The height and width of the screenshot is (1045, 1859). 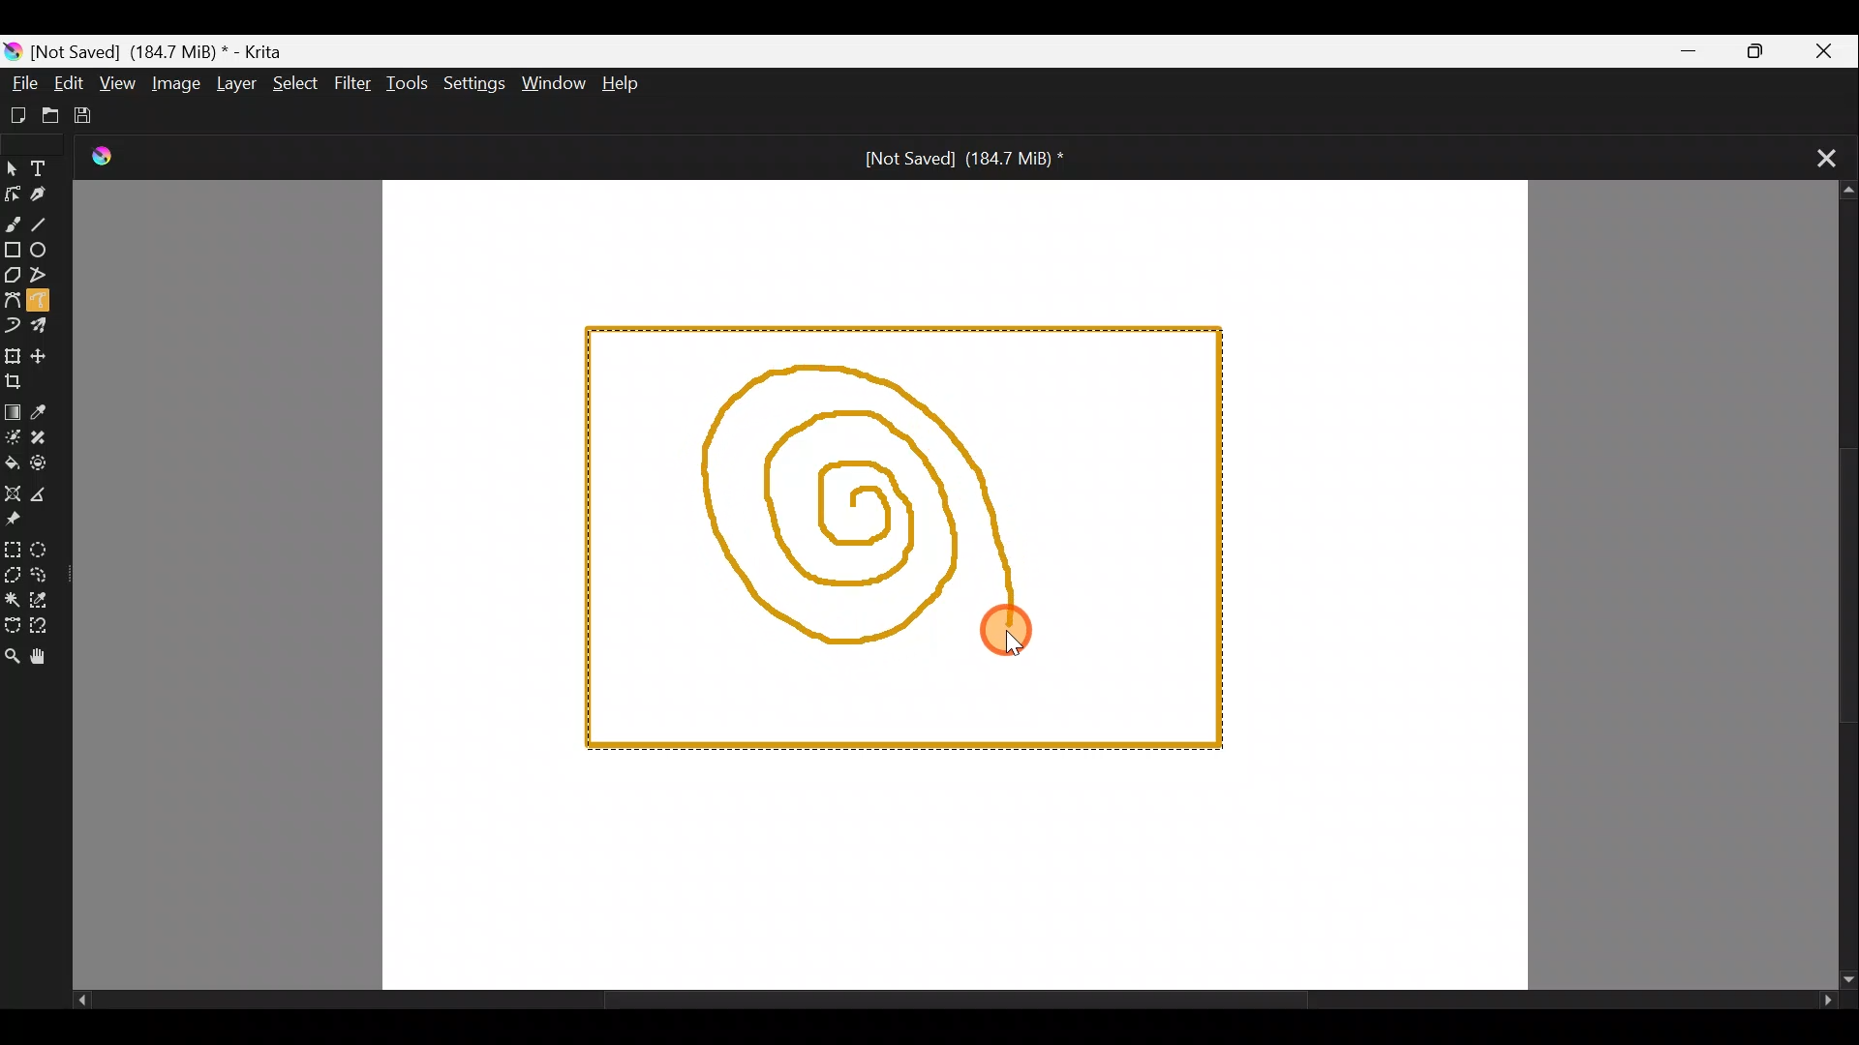 What do you see at coordinates (1687, 51) in the screenshot?
I see `Minimize` at bounding box center [1687, 51].